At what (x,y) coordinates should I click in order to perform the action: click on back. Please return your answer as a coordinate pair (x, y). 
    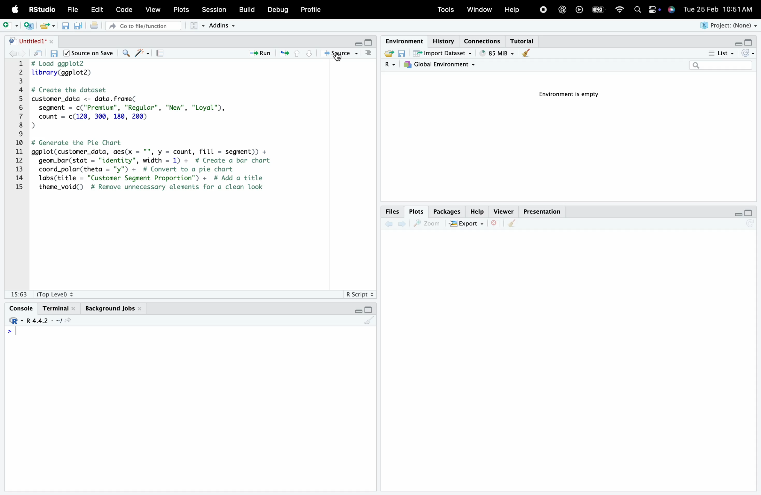
    Looking at the image, I should click on (15, 54).